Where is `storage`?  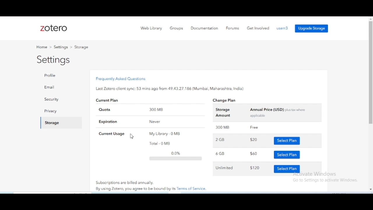 storage is located at coordinates (51, 123).